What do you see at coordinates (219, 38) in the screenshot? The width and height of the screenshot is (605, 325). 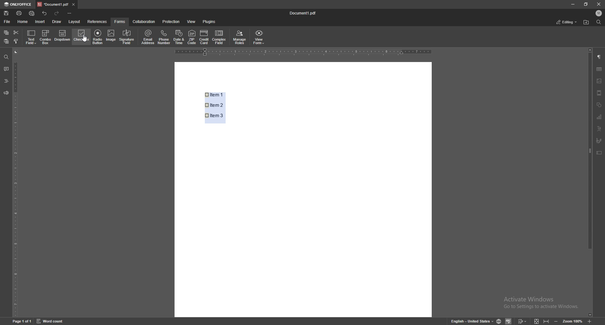 I see `complex field` at bounding box center [219, 38].